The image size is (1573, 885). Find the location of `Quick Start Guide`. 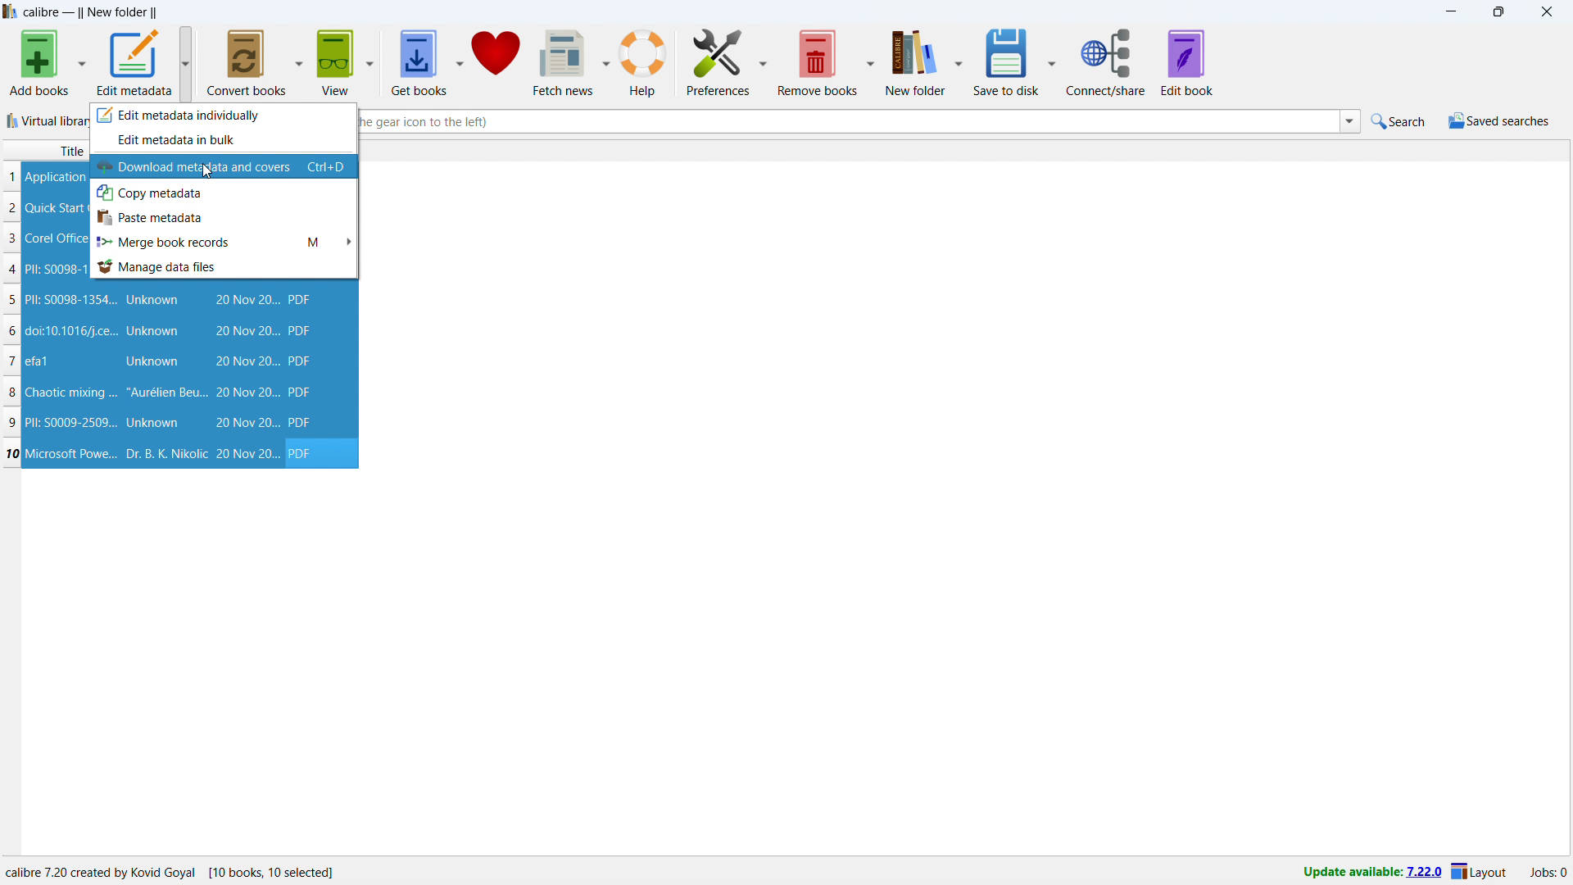

Quick Start Guide is located at coordinates (52, 208).